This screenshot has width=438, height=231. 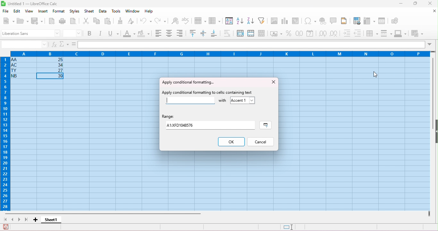 What do you see at coordinates (168, 101) in the screenshot?
I see `typing cursor` at bounding box center [168, 101].